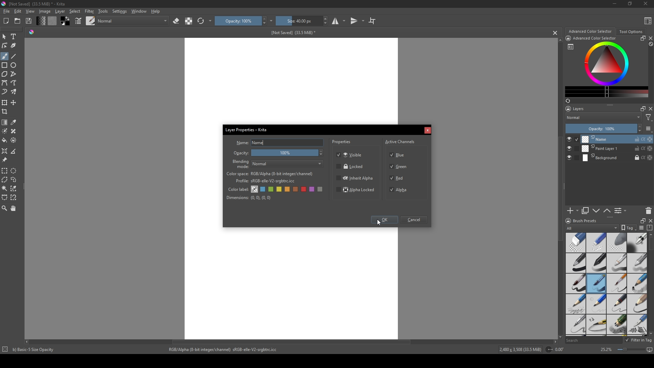 Image resolution: width=654 pixels, height=368 pixels. What do you see at coordinates (354, 178) in the screenshot?
I see `Inherit alpha` at bounding box center [354, 178].